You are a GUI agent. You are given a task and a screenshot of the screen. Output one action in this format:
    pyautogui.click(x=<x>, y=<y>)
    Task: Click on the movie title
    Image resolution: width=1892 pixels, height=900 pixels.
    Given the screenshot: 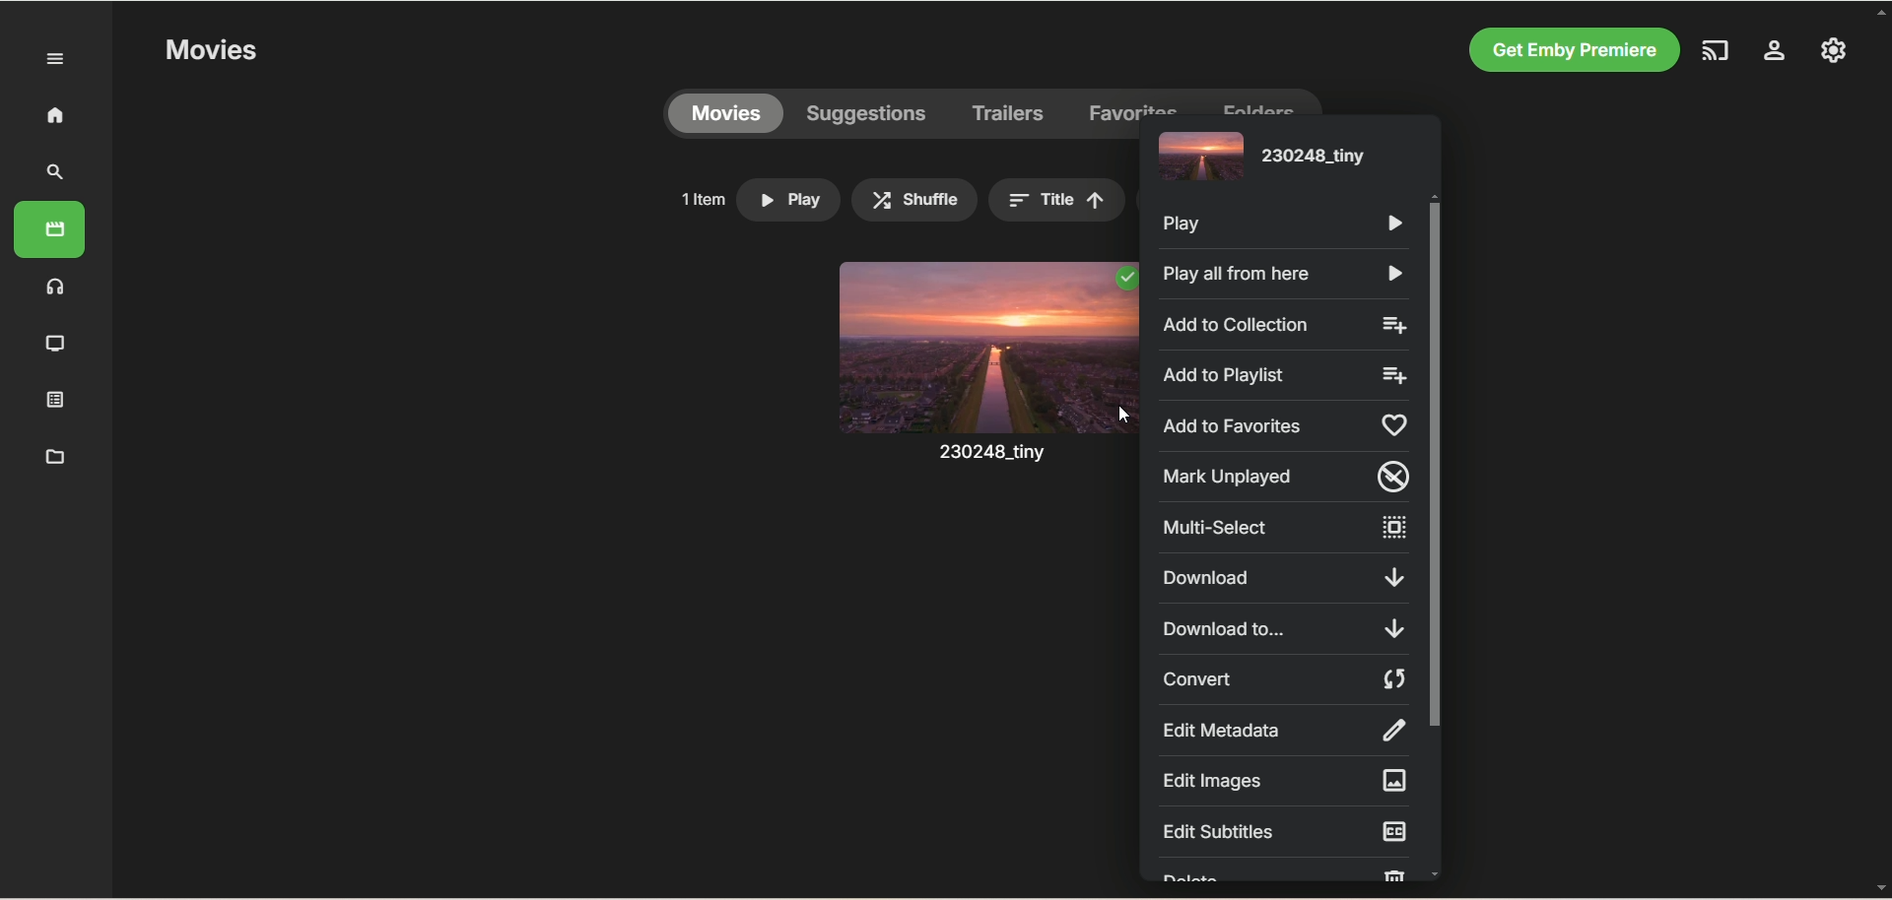 What is the action you would take?
    pyautogui.click(x=1258, y=160)
    